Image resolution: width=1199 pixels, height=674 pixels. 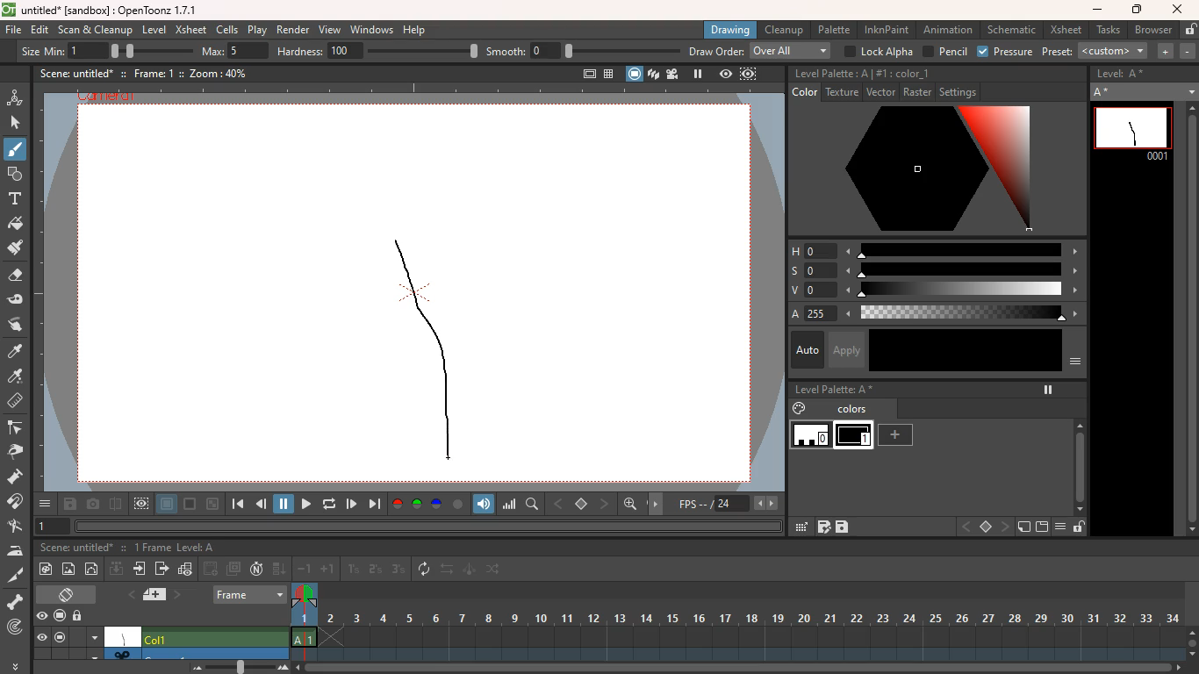 What do you see at coordinates (69, 593) in the screenshot?
I see `screen` at bounding box center [69, 593].